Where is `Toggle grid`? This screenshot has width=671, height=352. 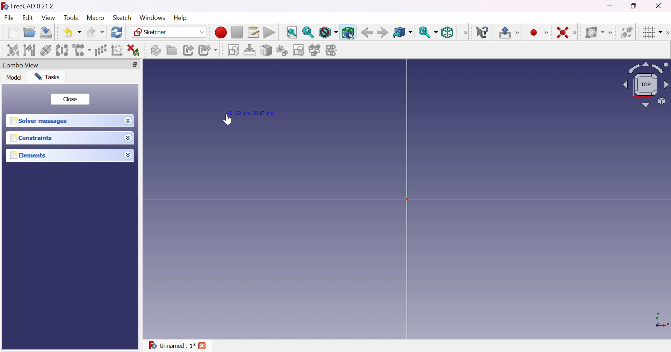 Toggle grid is located at coordinates (651, 33).